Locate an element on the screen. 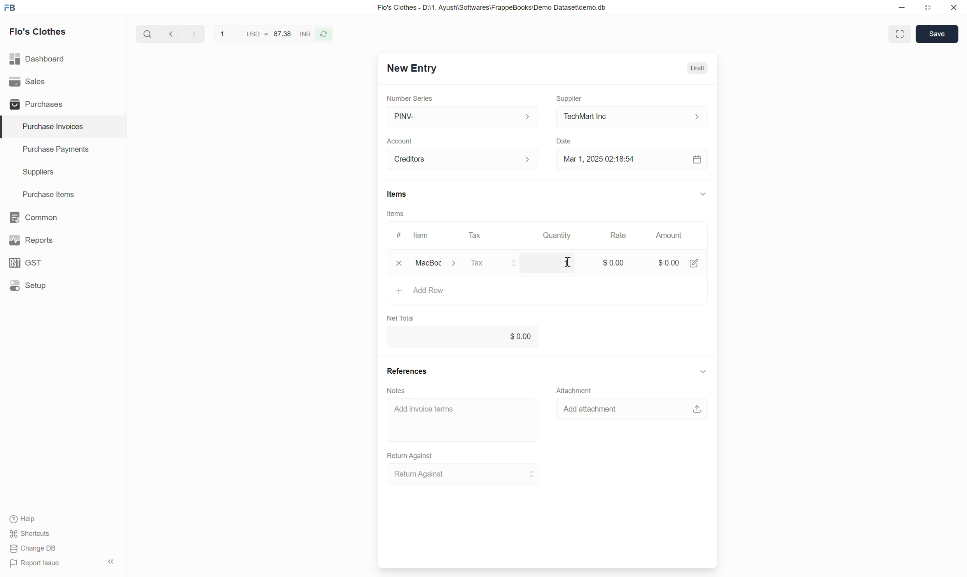 The height and width of the screenshot is (577, 967). Flo's Clothes is located at coordinates (38, 32).